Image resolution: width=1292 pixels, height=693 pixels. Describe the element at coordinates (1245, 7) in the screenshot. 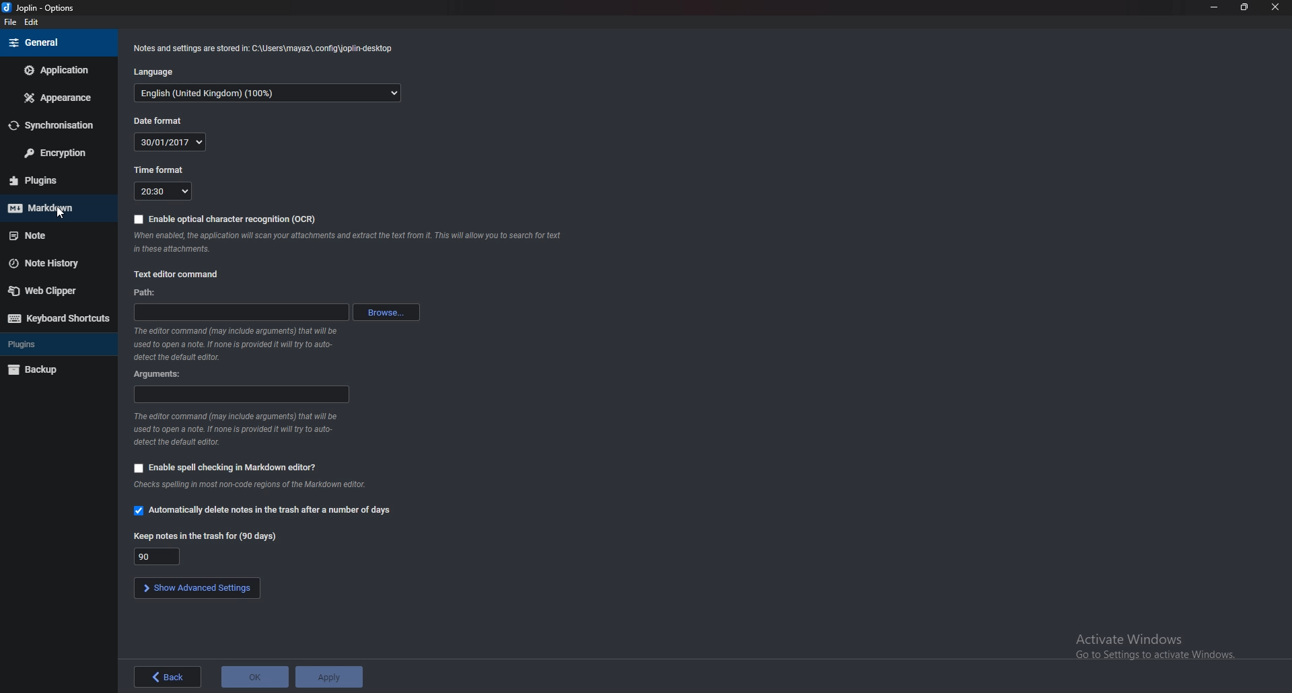

I see `Resize` at that location.